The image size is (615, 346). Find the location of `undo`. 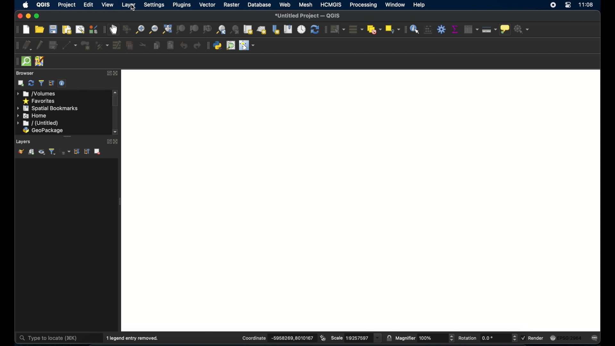

undo is located at coordinates (184, 46).